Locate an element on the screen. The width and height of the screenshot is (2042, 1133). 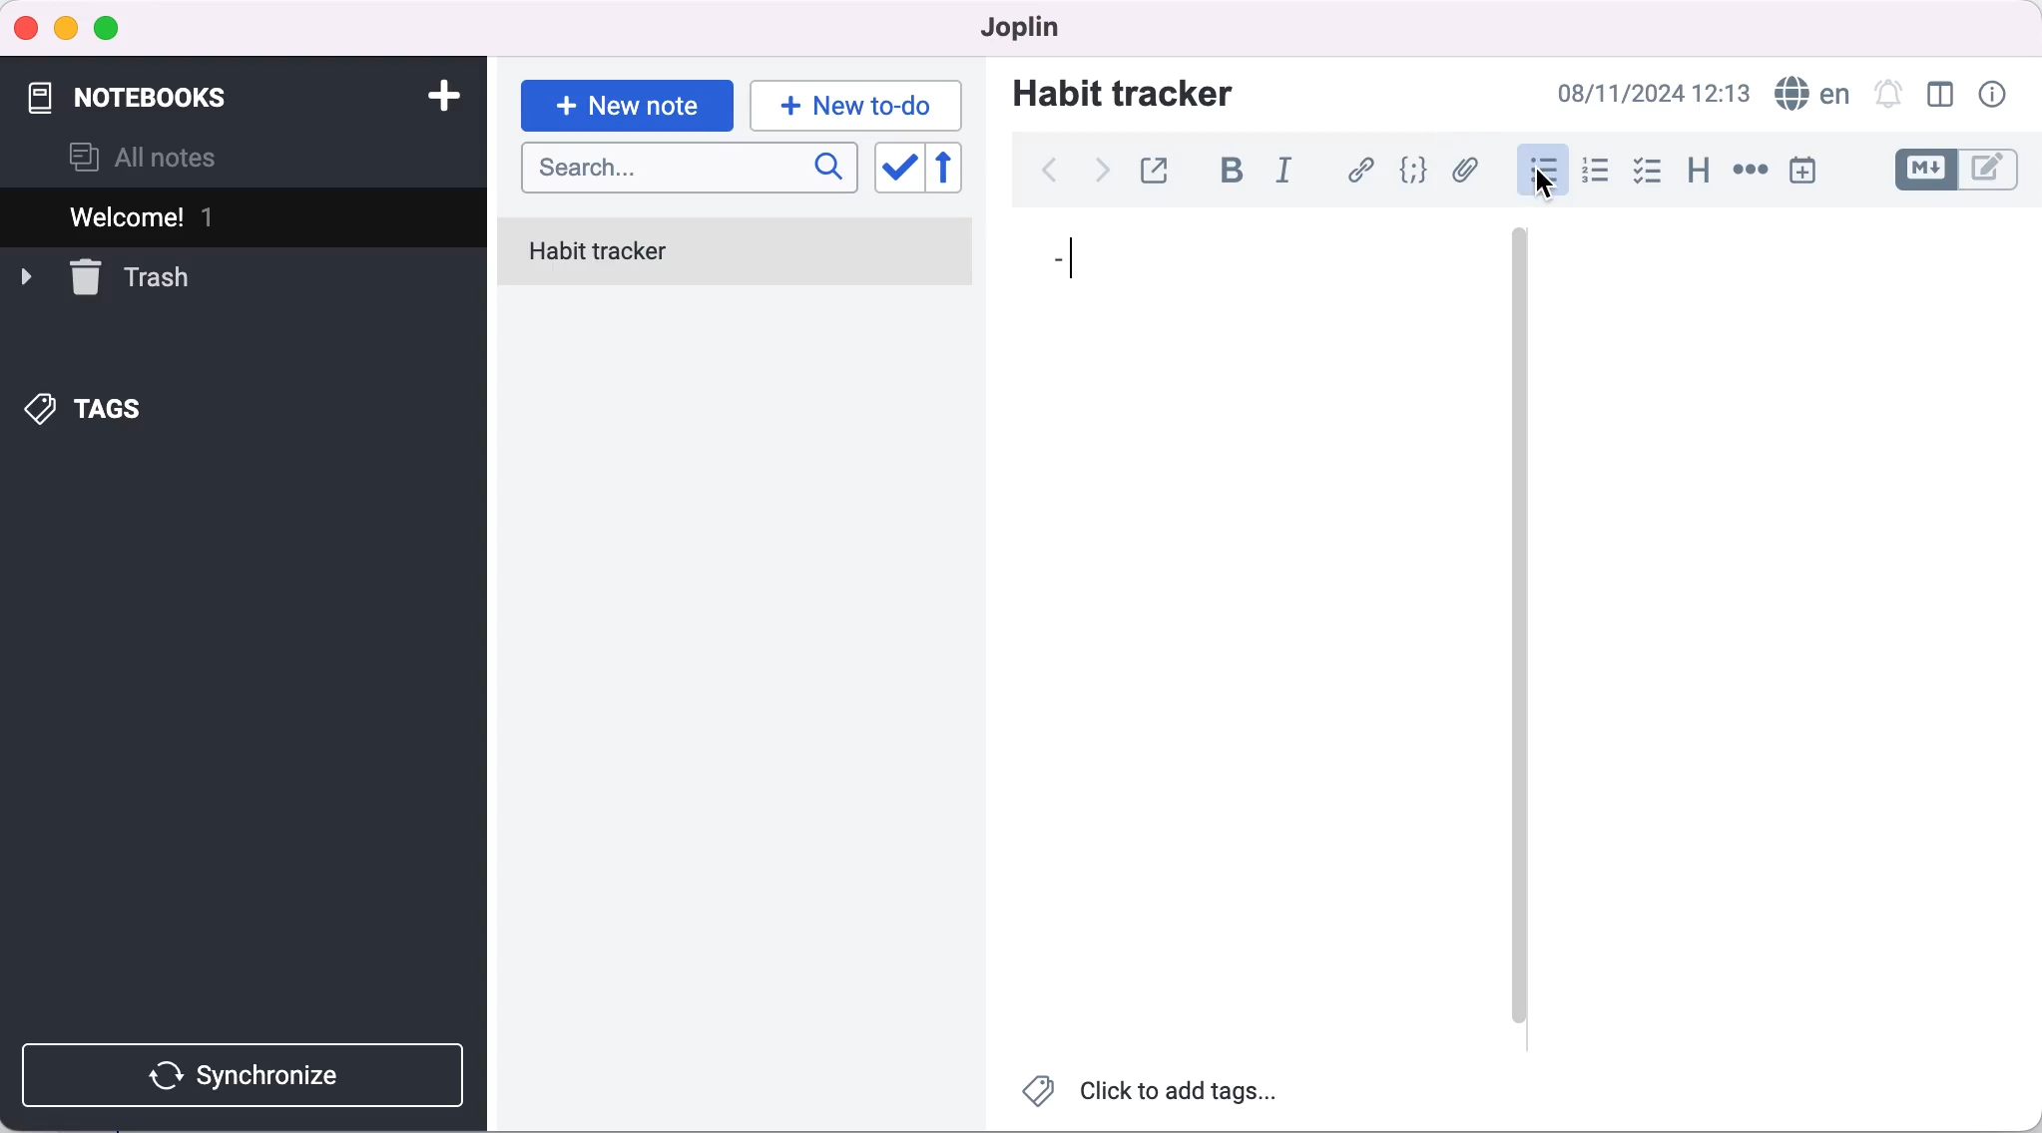
joplin is located at coordinates (1012, 26).